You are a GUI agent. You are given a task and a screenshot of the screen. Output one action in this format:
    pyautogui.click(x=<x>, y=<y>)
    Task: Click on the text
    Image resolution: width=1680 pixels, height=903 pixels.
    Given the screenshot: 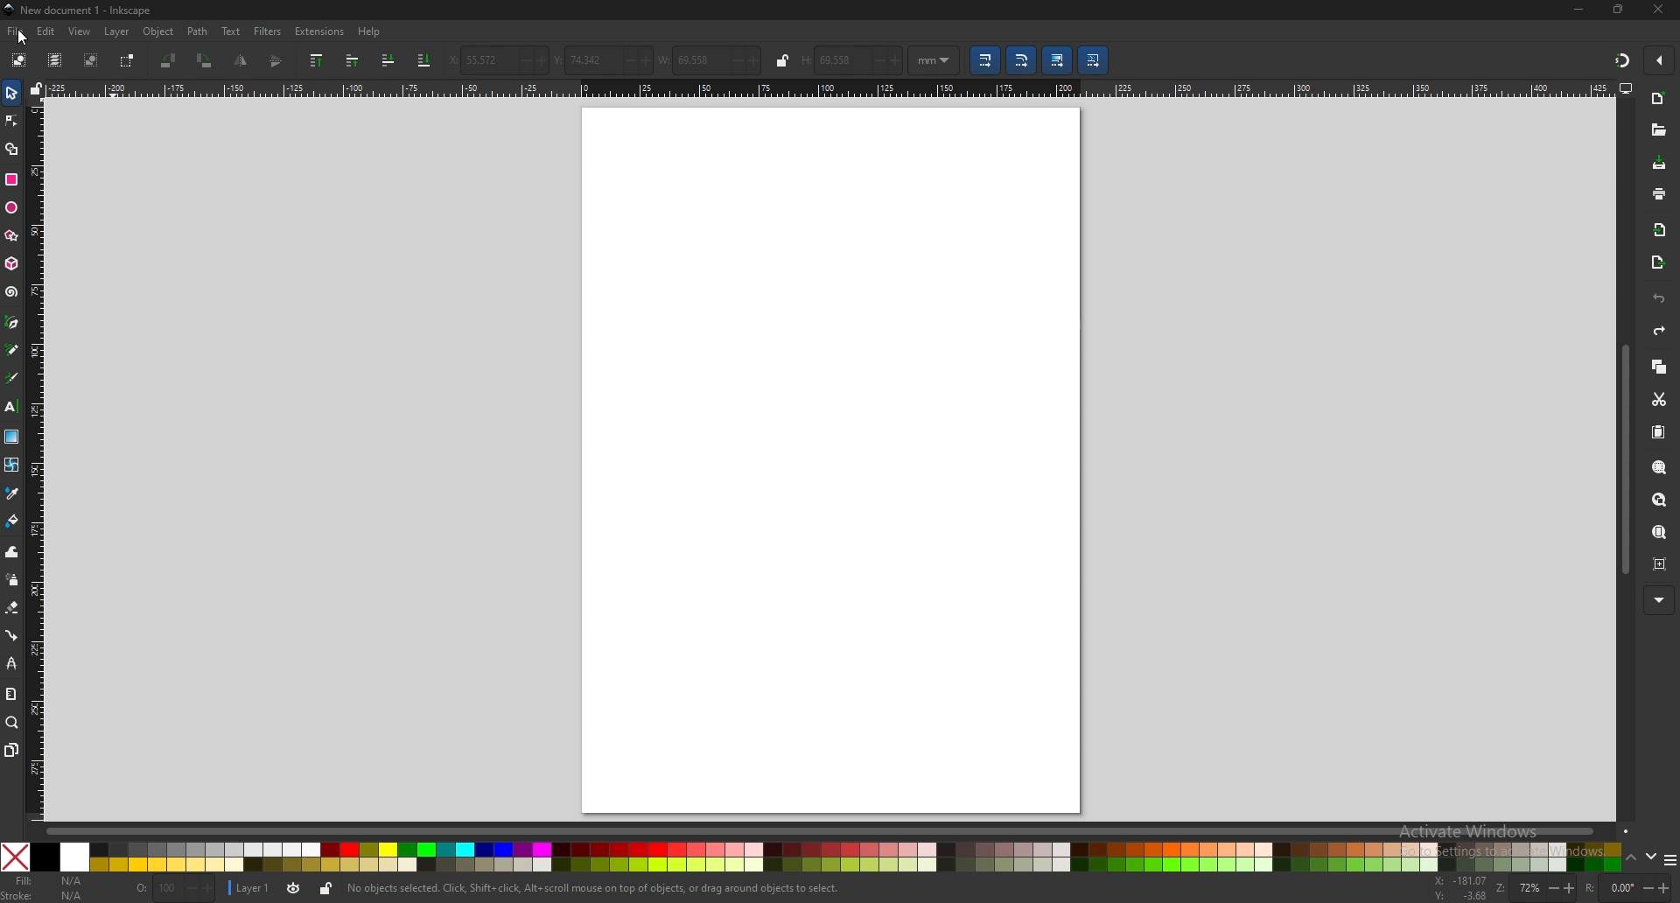 What is the action you would take?
    pyautogui.click(x=232, y=31)
    